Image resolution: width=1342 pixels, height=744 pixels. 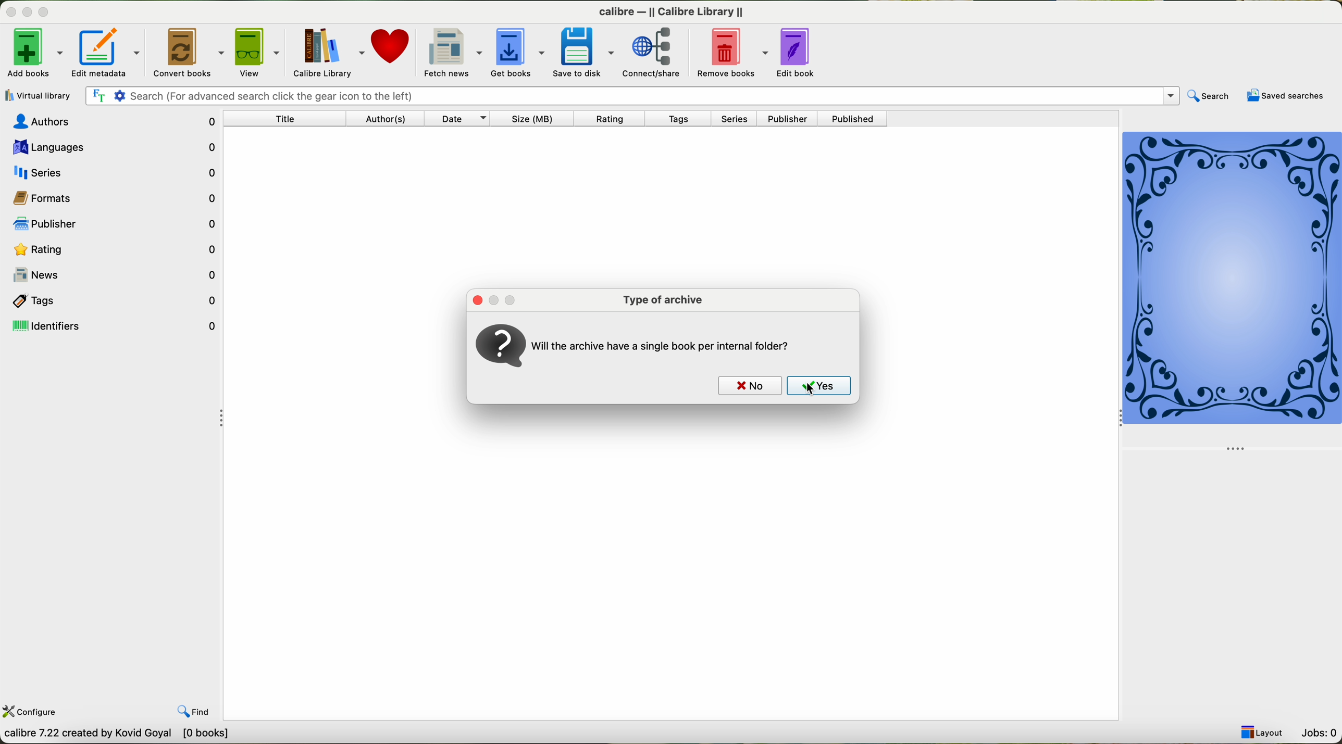 I want to click on published, so click(x=855, y=119).